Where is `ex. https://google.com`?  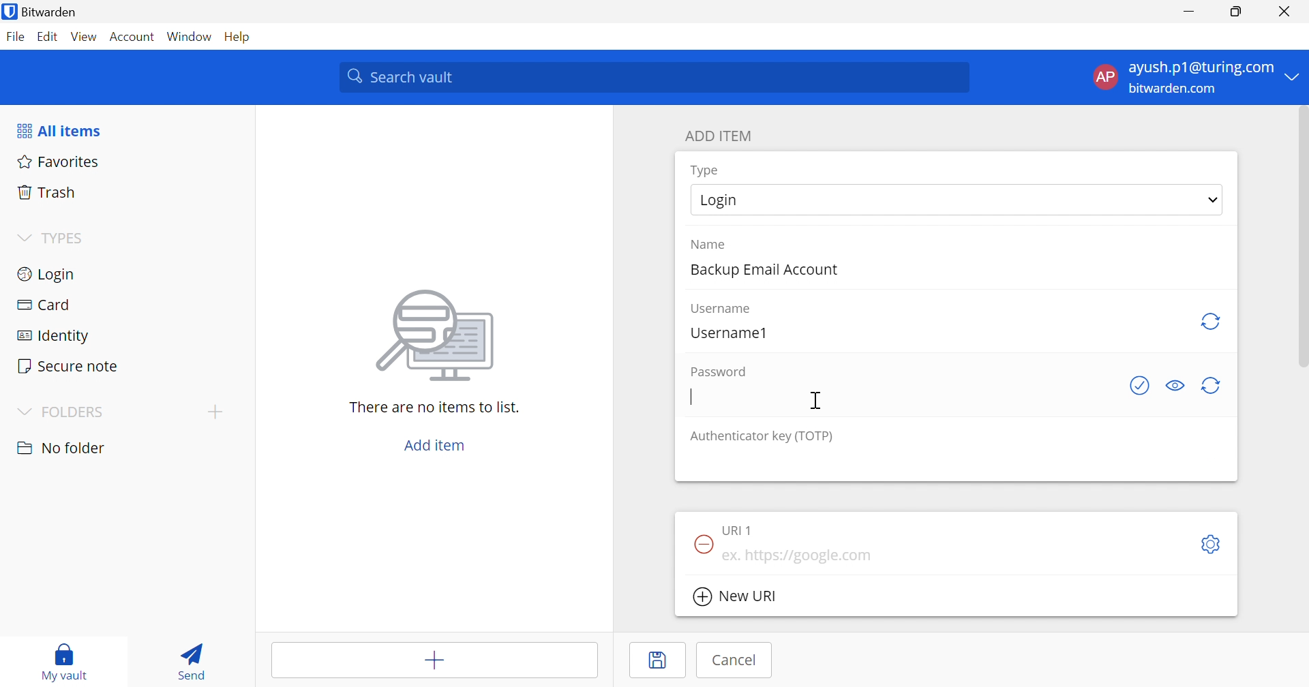 ex. https://google.com is located at coordinates (797, 555).